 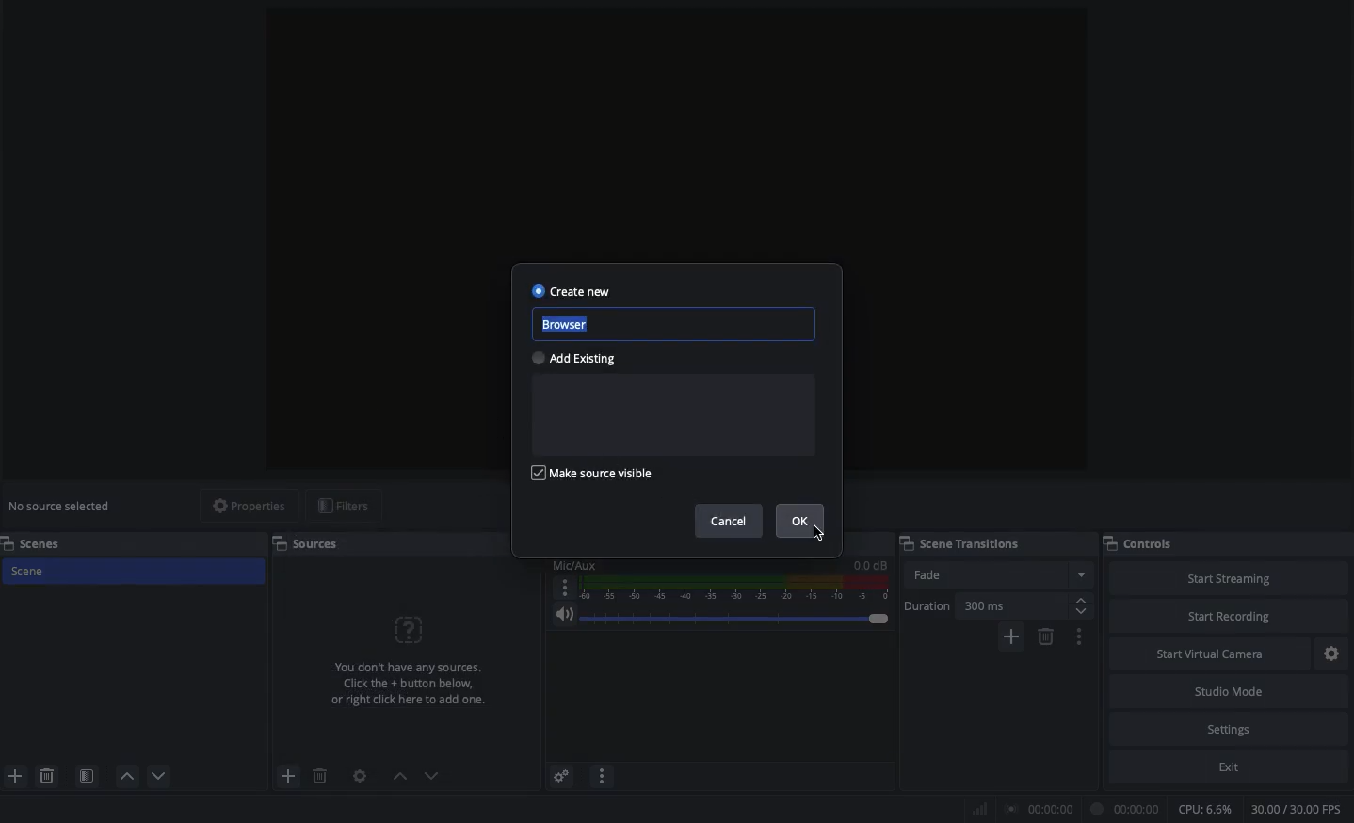 What do you see at coordinates (1334, 654) in the screenshot?
I see `Settings` at bounding box center [1334, 654].